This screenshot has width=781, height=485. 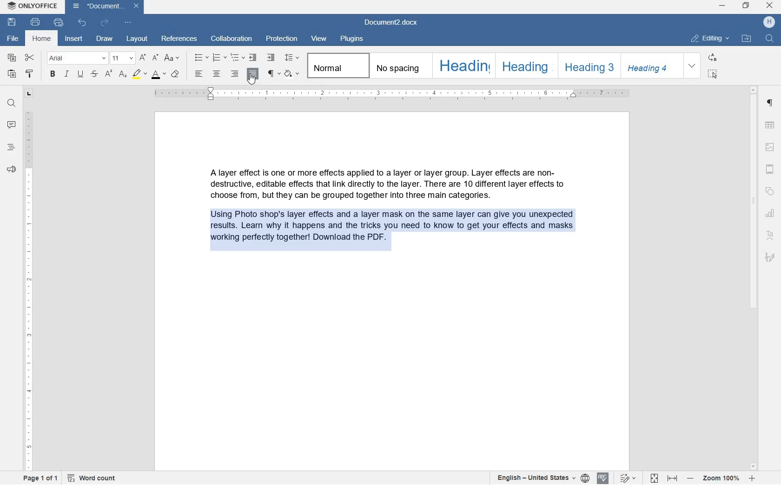 I want to click on EDITING, so click(x=711, y=39).